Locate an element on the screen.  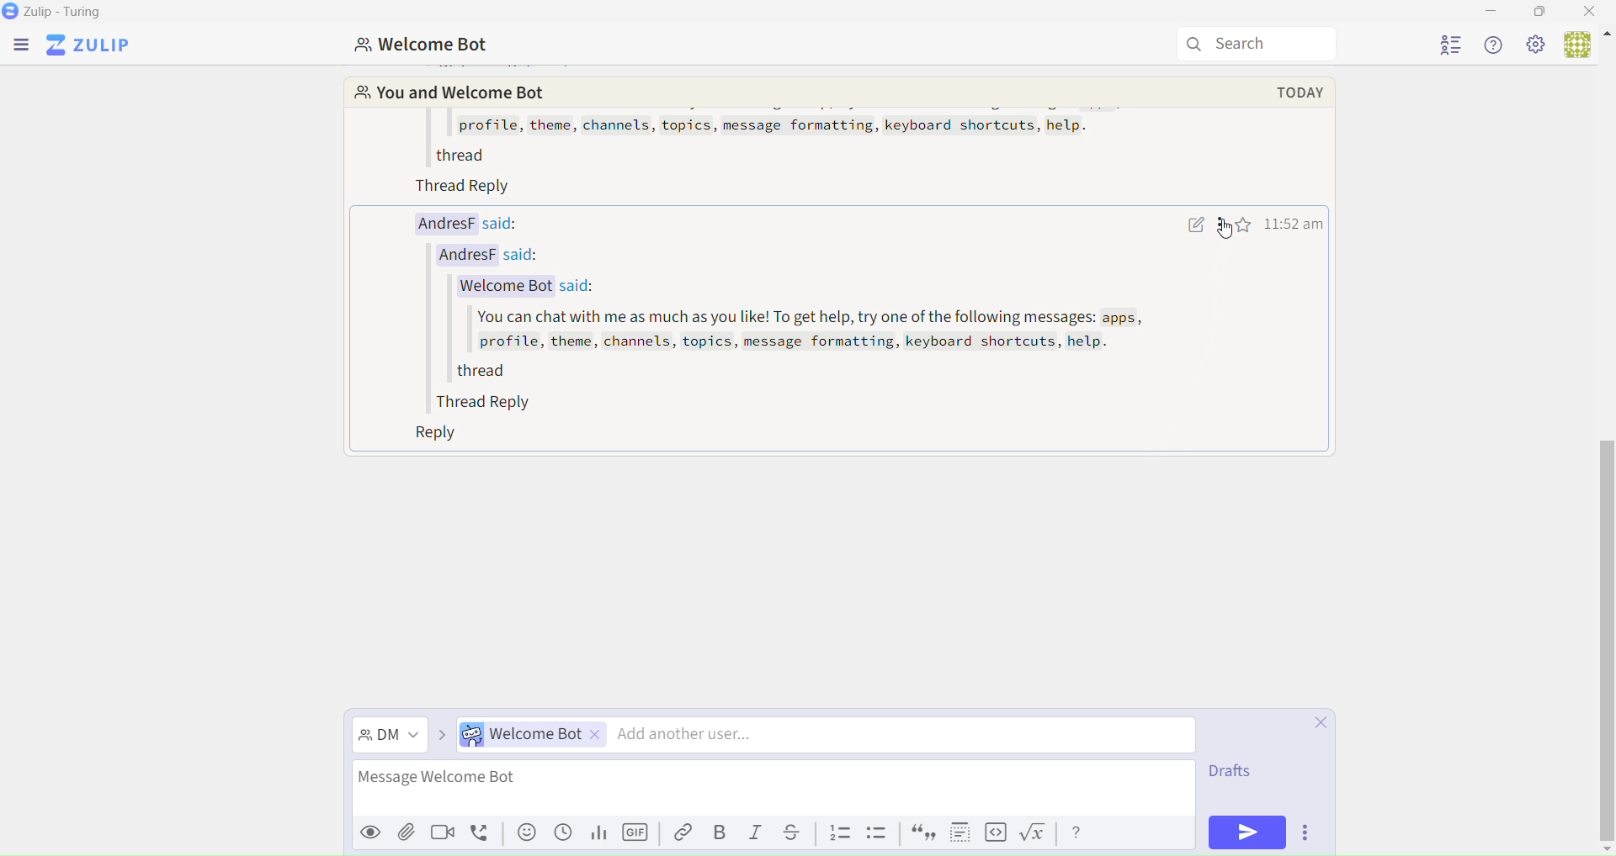
Preview is located at coordinates (372, 832).